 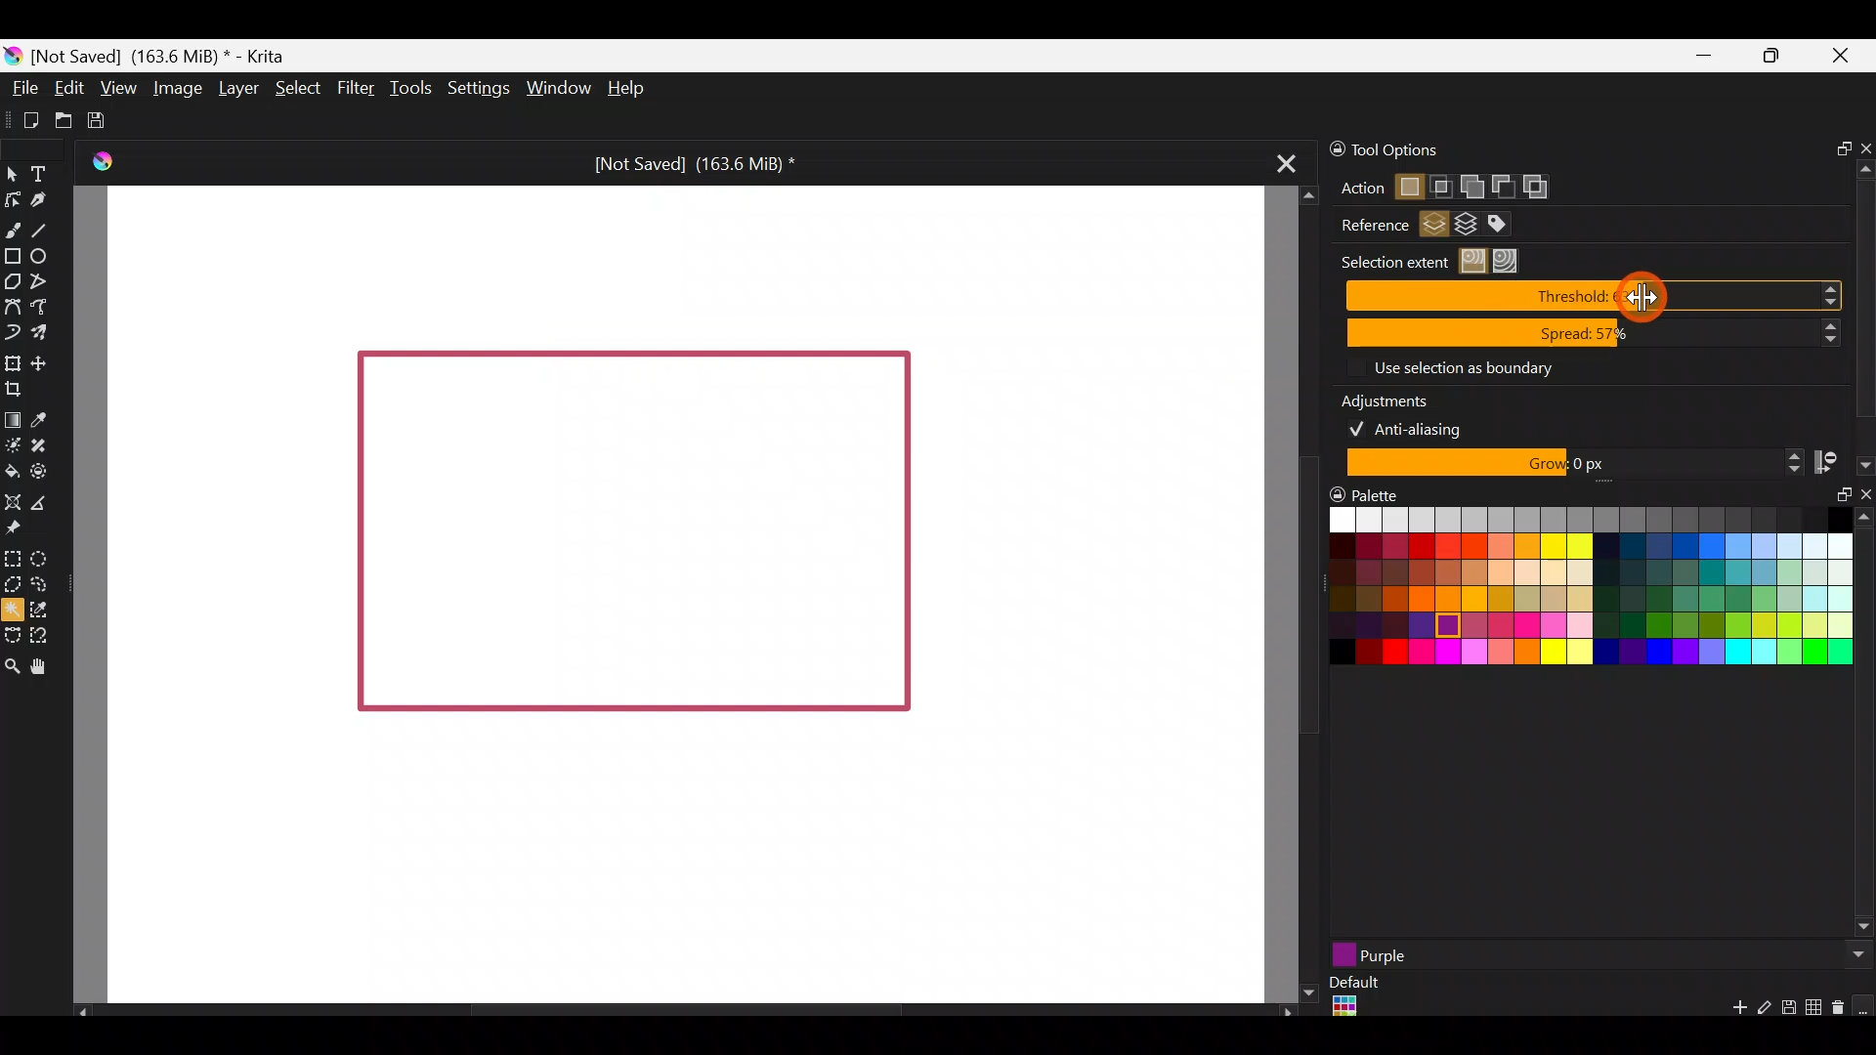 What do you see at coordinates (13, 420) in the screenshot?
I see `Draw a gradient` at bounding box center [13, 420].